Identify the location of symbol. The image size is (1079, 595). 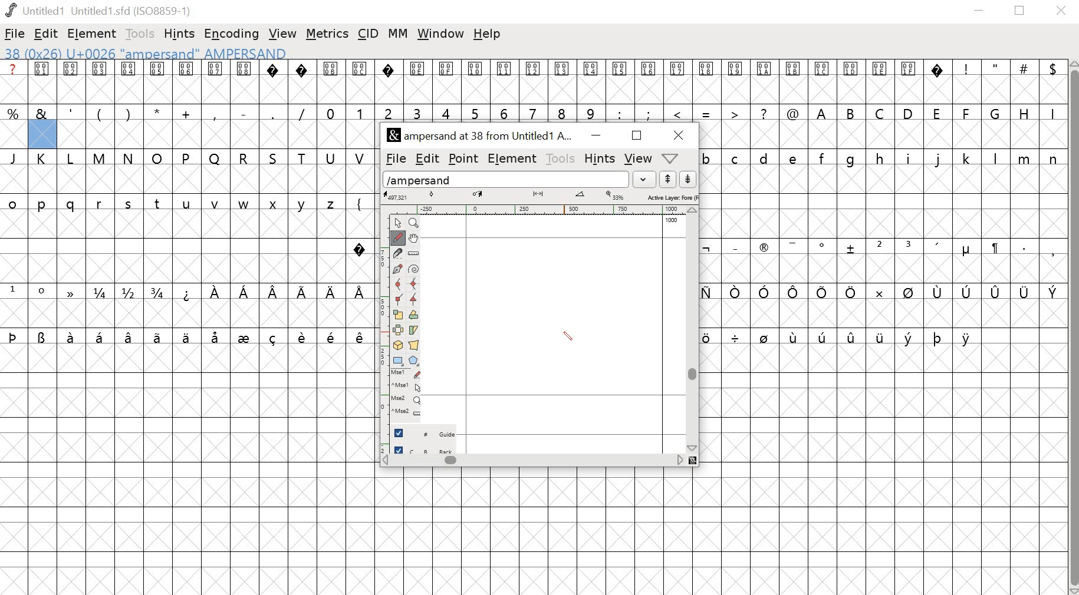
(706, 248).